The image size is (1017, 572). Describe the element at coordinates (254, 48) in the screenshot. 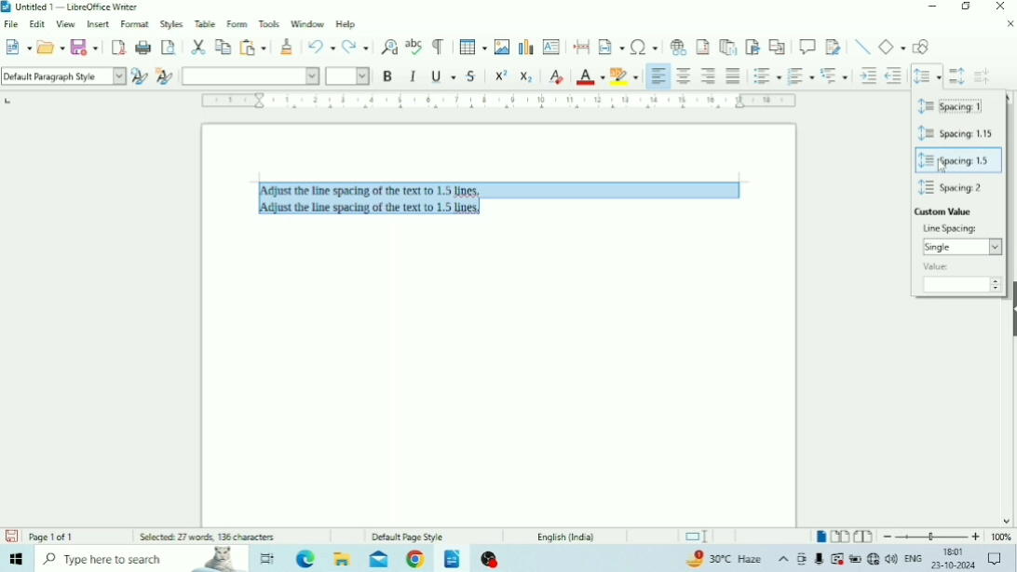

I see `Paste` at that location.